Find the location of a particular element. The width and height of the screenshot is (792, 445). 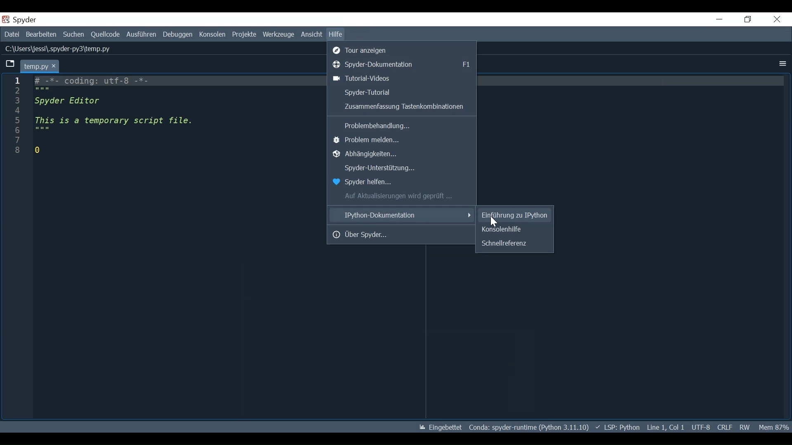

Spyder Support is located at coordinates (402, 169).